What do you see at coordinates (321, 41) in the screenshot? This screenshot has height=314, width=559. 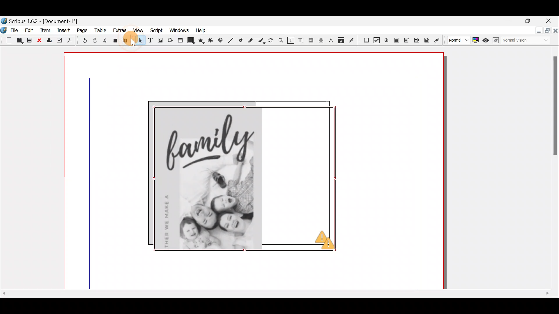 I see `Unlink text frames` at bounding box center [321, 41].